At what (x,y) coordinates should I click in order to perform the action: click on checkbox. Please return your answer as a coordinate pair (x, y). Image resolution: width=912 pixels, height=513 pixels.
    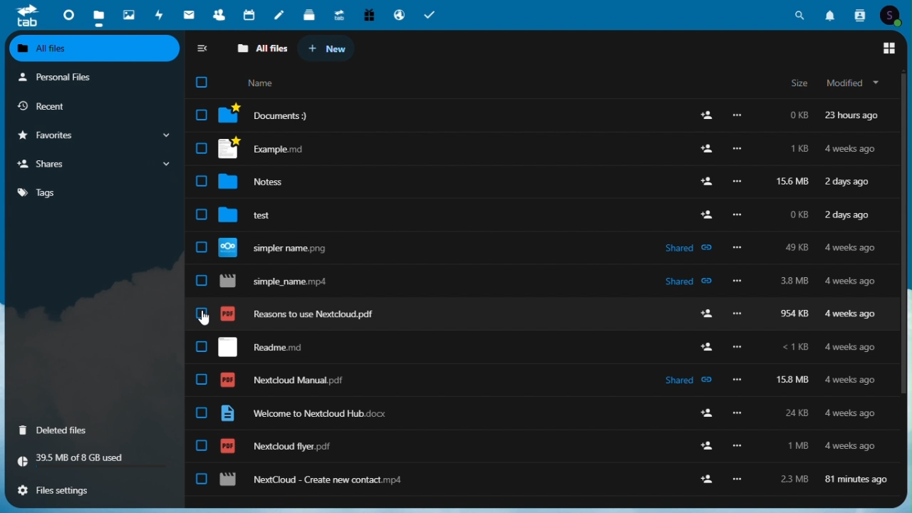
    Looking at the image, I should click on (202, 348).